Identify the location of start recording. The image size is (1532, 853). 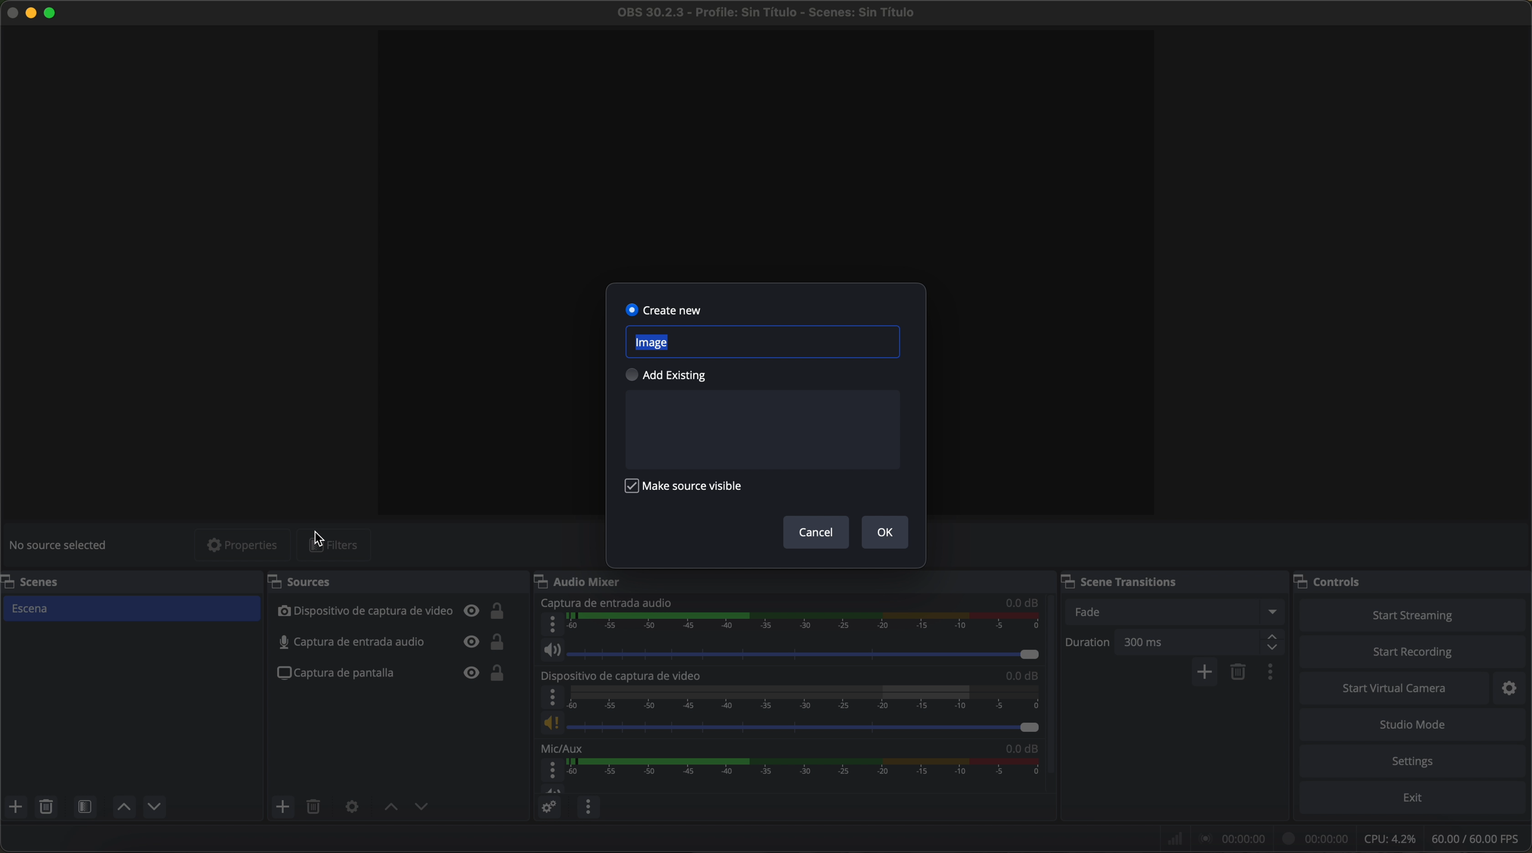
(1415, 653).